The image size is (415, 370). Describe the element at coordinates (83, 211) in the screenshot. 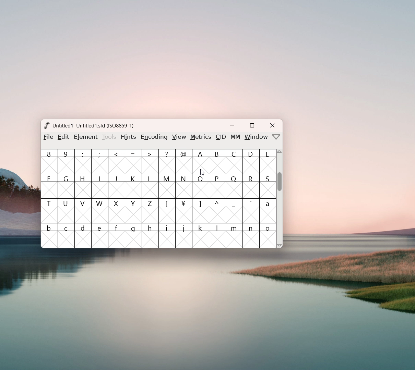

I see `V` at that location.